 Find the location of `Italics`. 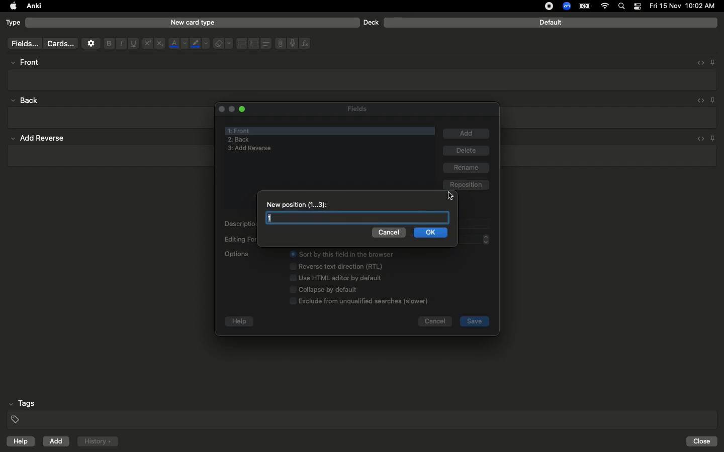

Italics is located at coordinates (120, 44).